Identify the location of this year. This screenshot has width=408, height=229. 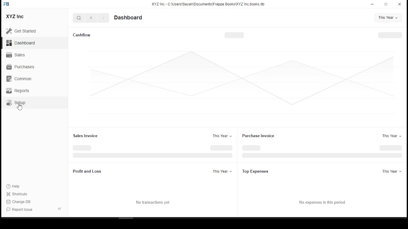
(390, 136).